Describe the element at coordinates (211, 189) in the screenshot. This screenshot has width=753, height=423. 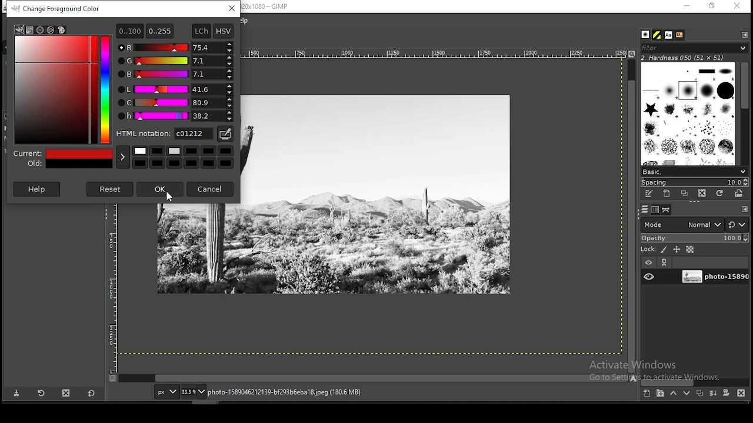
I see `cancel` at that location.